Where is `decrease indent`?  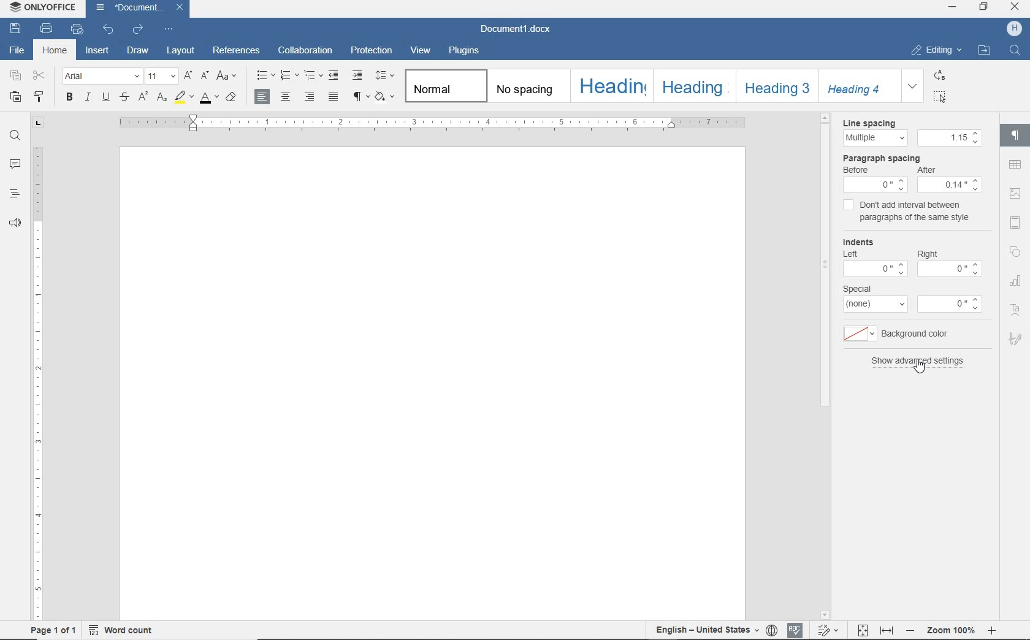 decrease indent is located at coordinates (335, 75).